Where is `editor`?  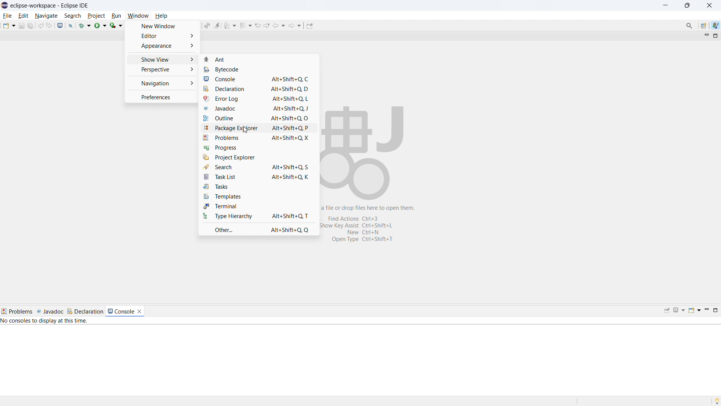 editor is located at coordinates (162, 35).